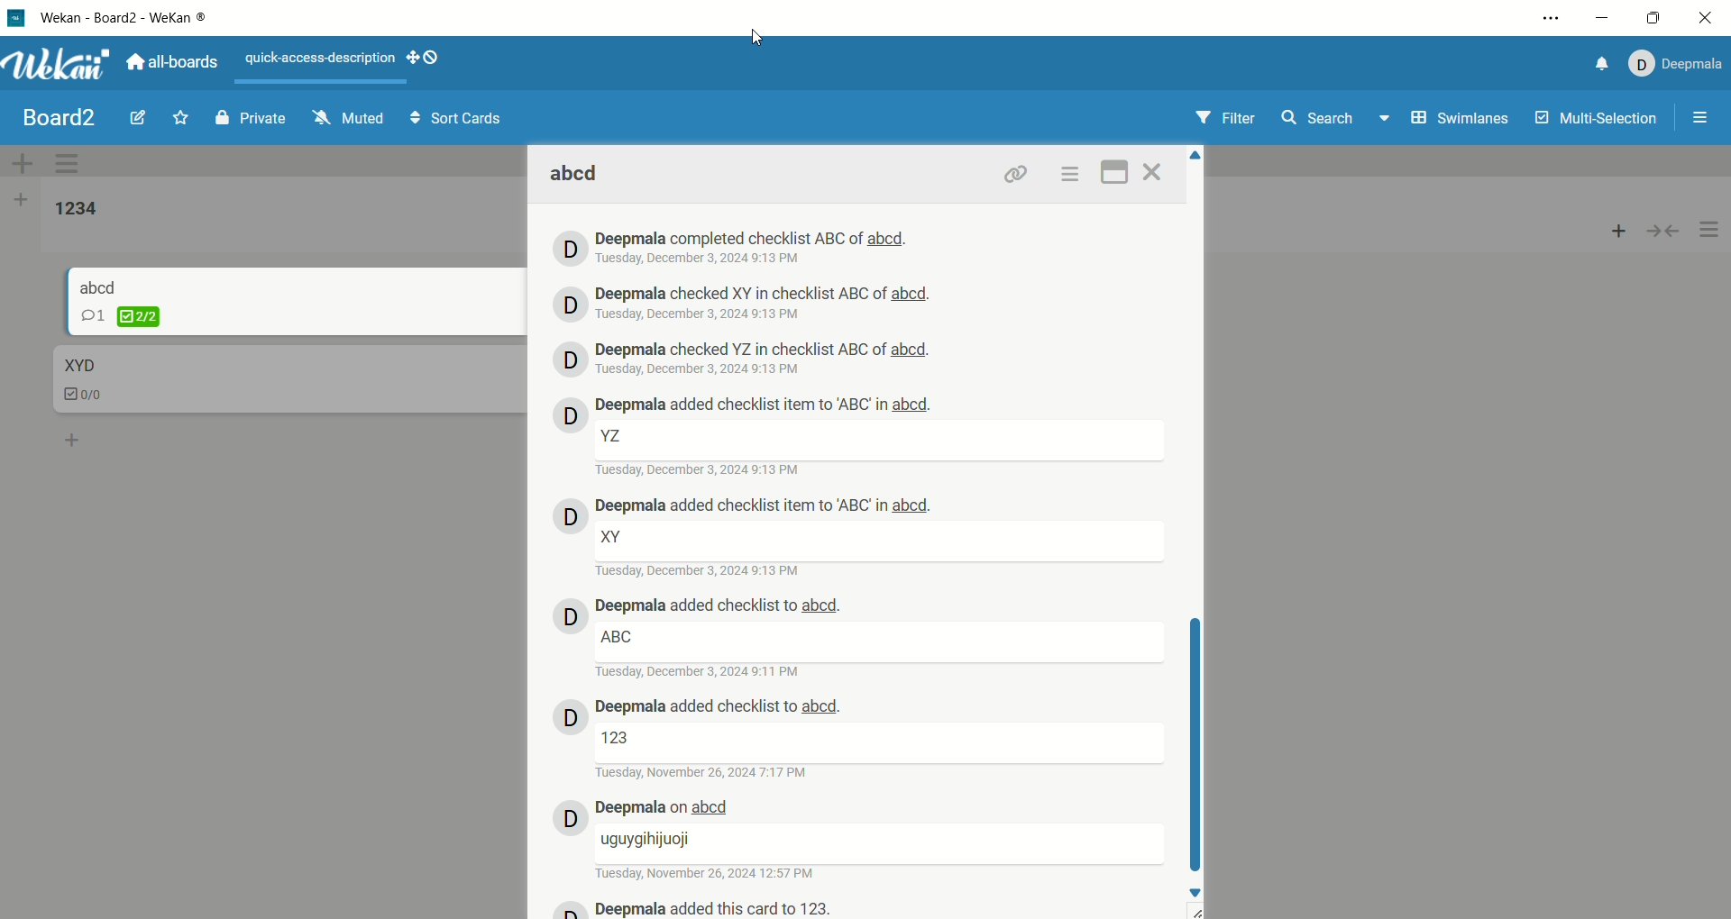  Describe the element at coordinates (648, 841) in the screenshot. I see `text` at that location.